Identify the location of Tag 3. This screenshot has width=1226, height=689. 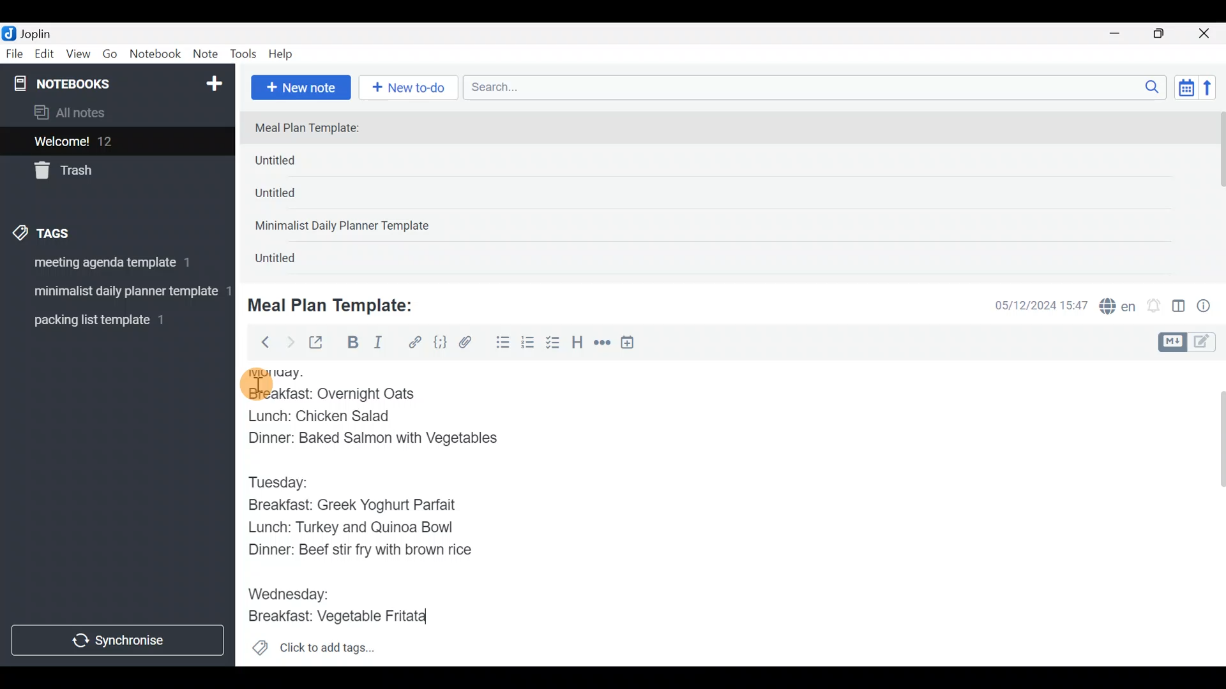
(113, 320).